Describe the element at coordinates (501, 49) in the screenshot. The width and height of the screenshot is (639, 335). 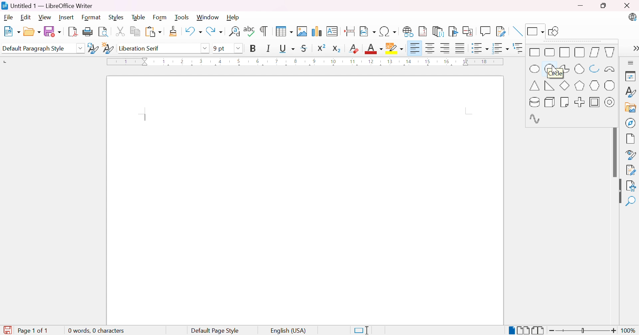
I see `Toggle ordered list` at that location.